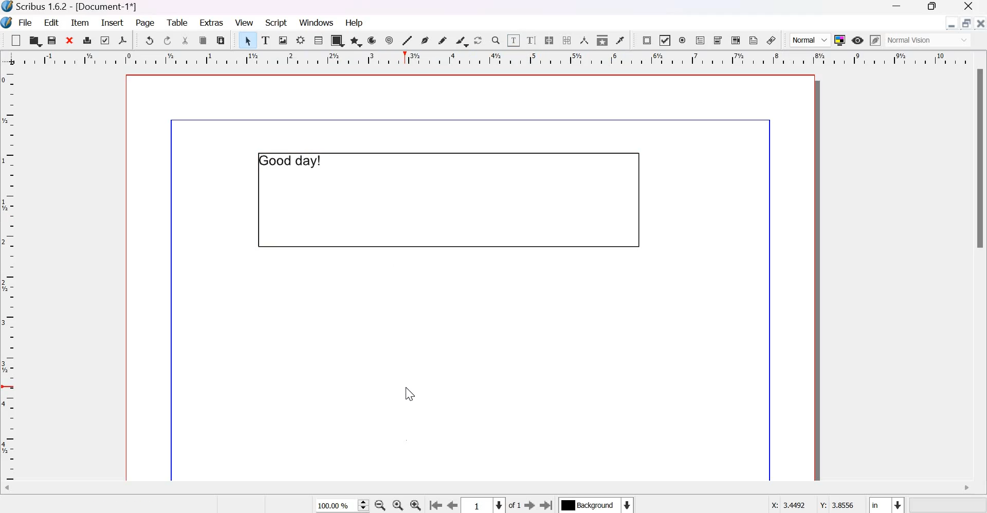  I want to click on Link text frames, so click(549, 40).